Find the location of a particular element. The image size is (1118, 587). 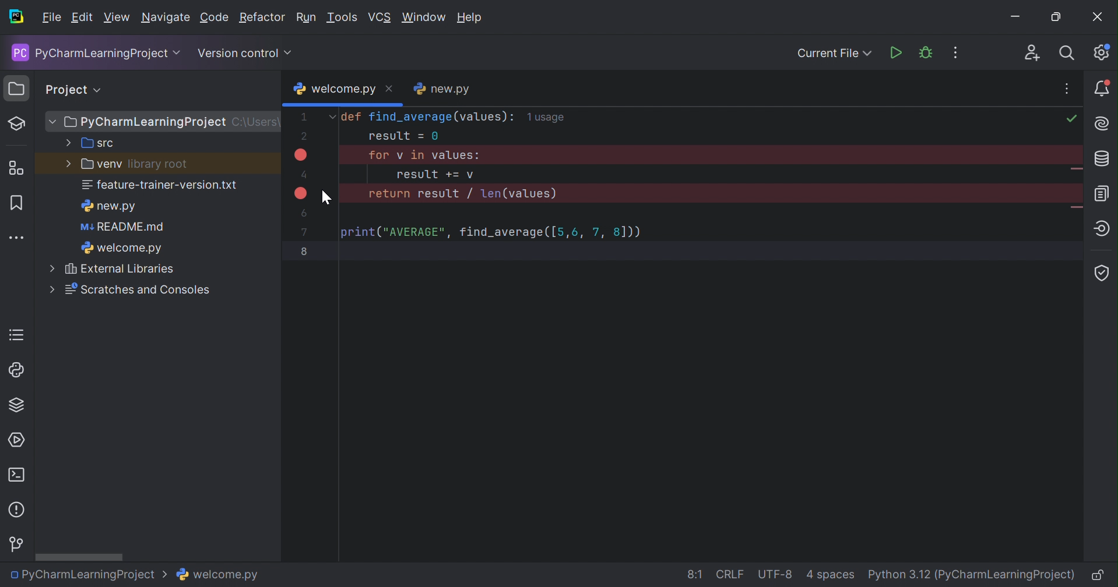

venv is located at coordinates (92, 165).